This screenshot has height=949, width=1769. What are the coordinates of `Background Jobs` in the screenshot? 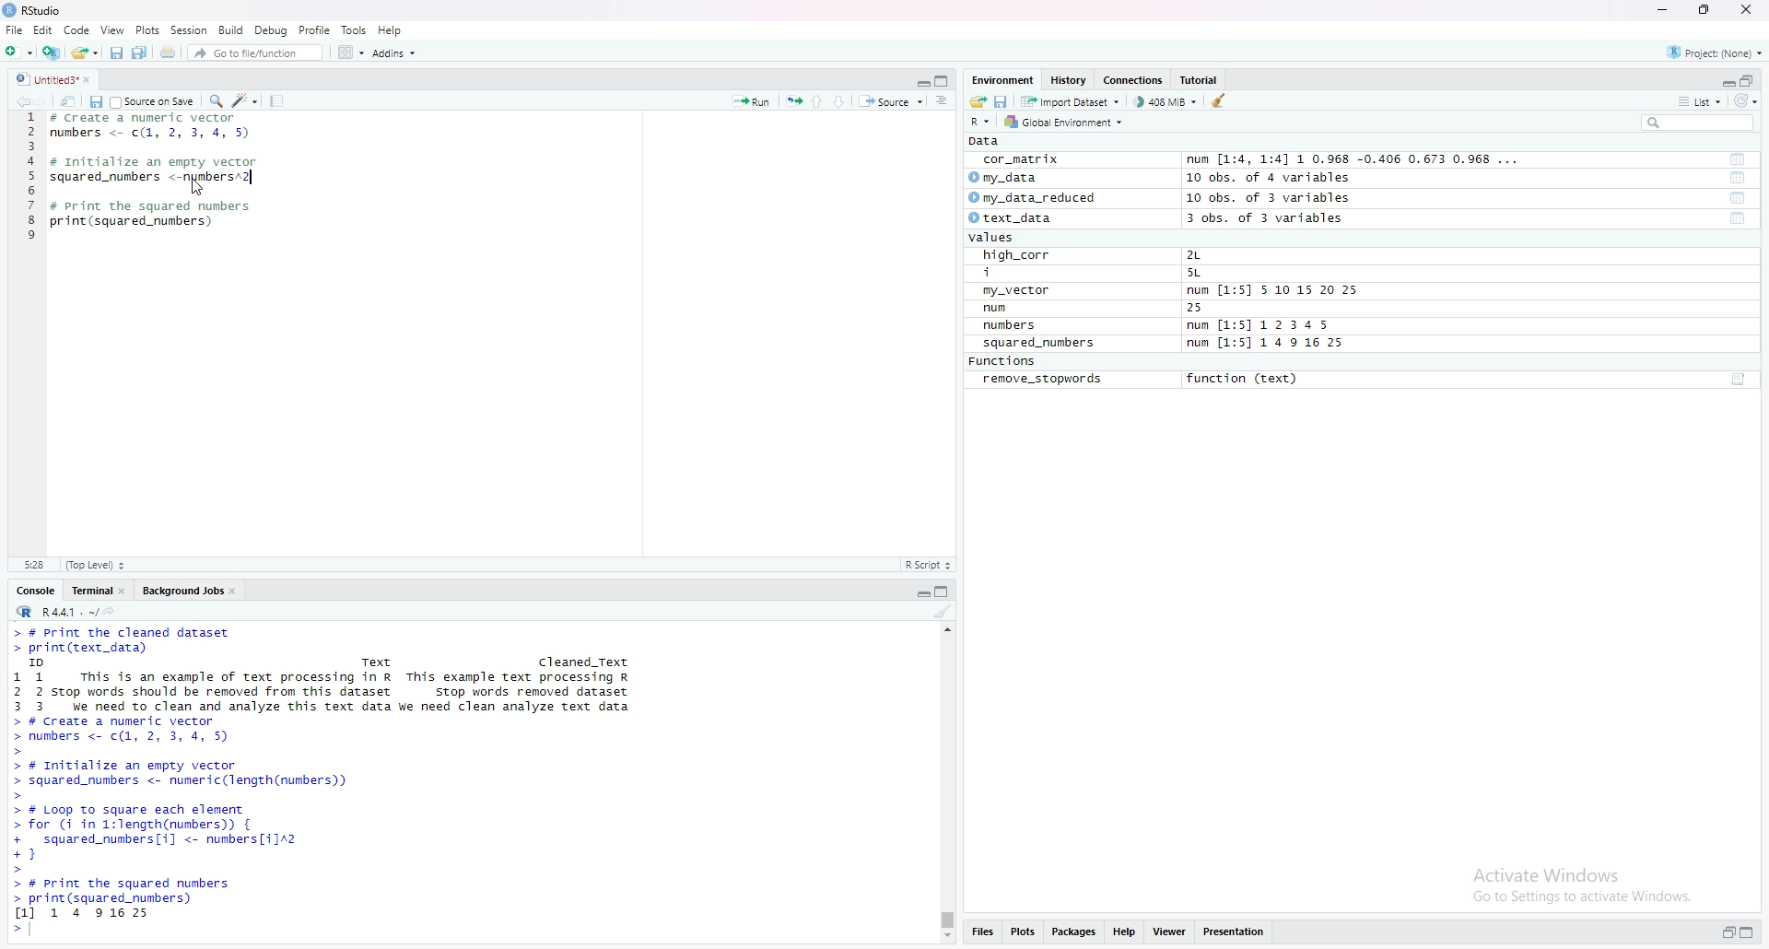 It's located at (182, 589).